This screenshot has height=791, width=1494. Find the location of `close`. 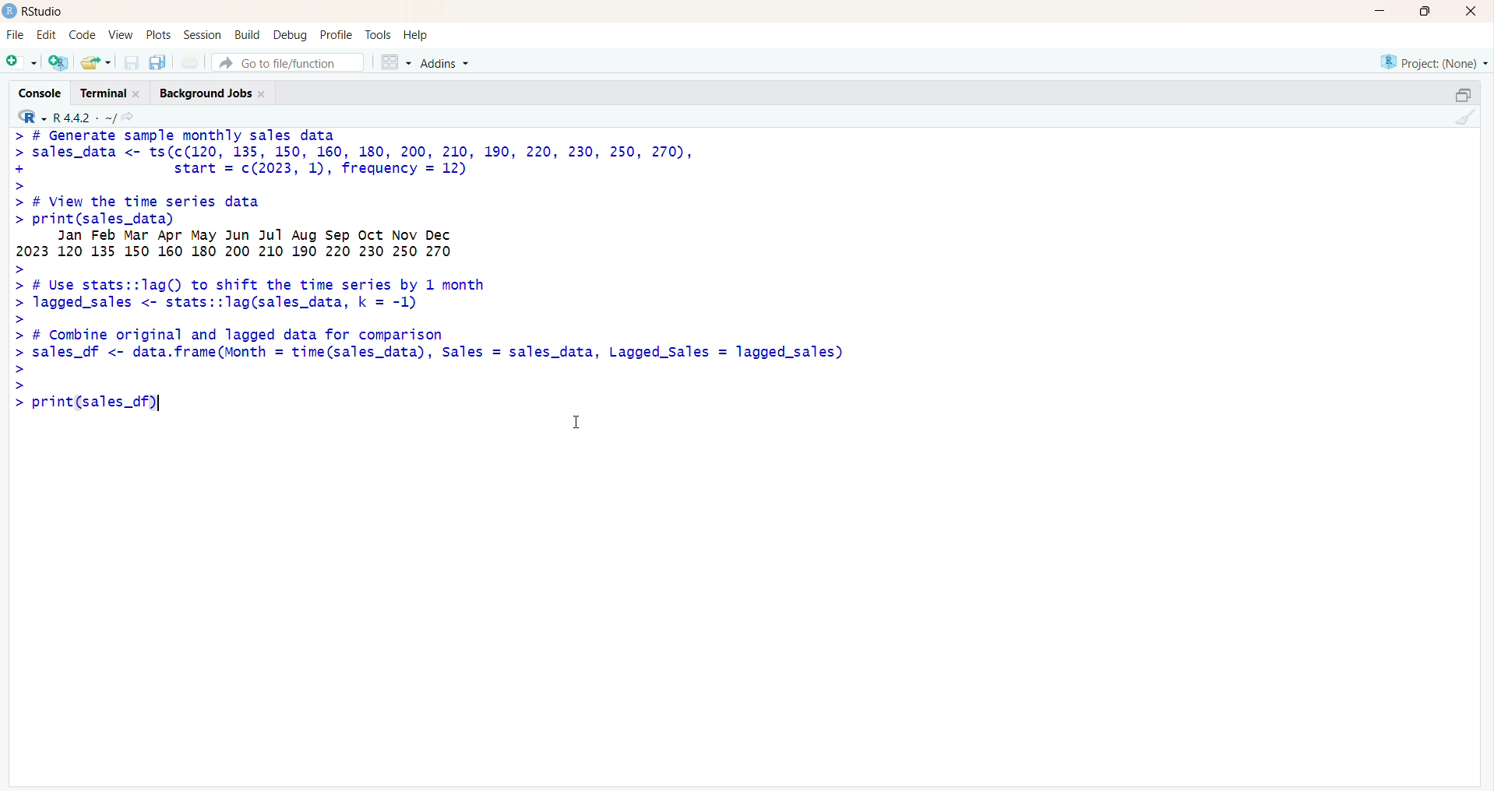

close is located at coordinates (1468, 12).